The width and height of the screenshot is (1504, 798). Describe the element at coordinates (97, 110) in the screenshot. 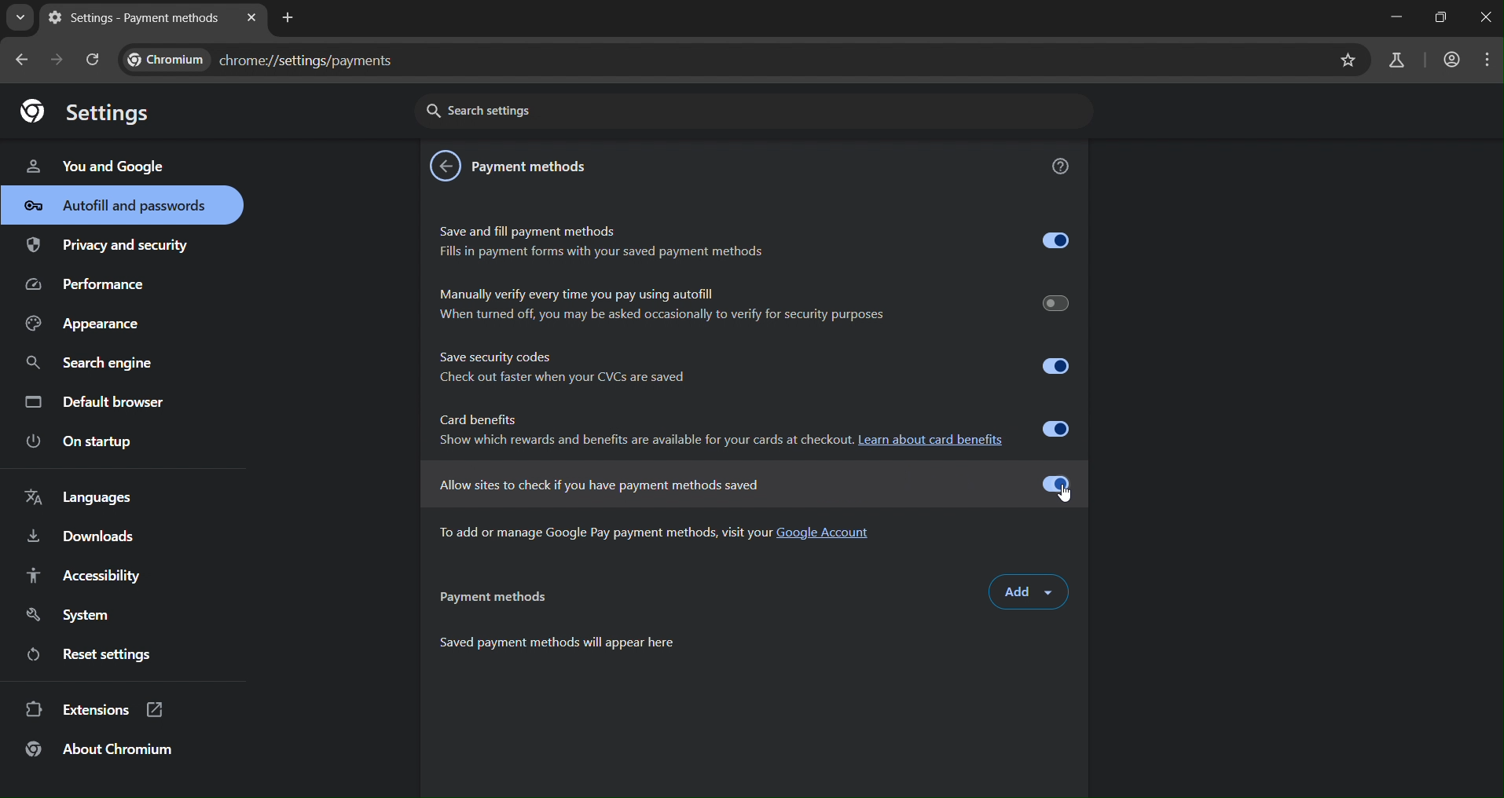

I see `settings` at that location.